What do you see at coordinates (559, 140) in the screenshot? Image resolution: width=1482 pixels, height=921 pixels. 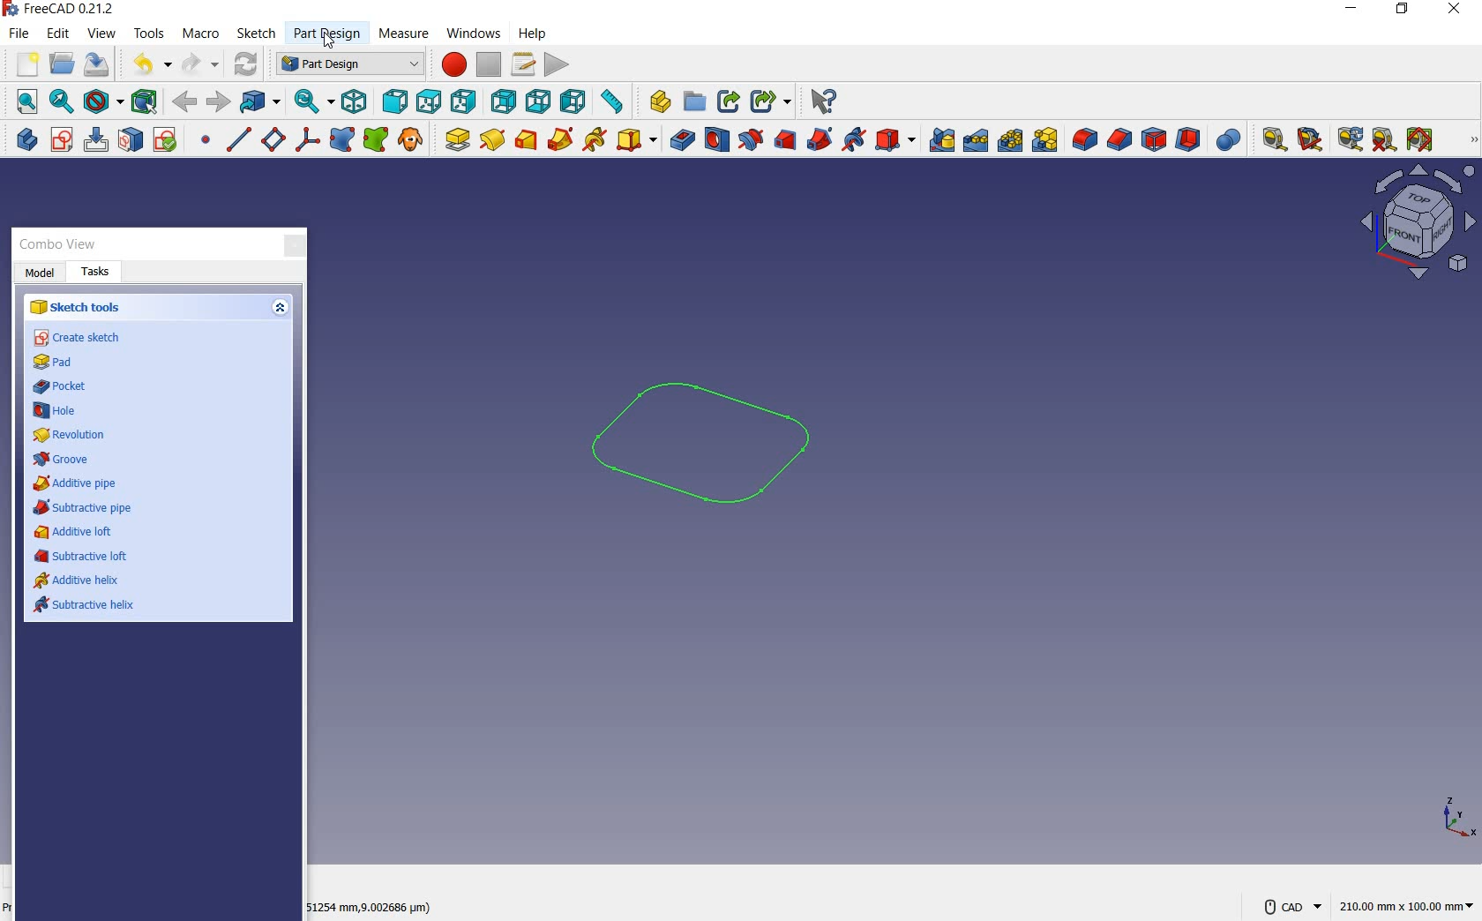 I see `additive pipe` at bounding box center [559, 140].